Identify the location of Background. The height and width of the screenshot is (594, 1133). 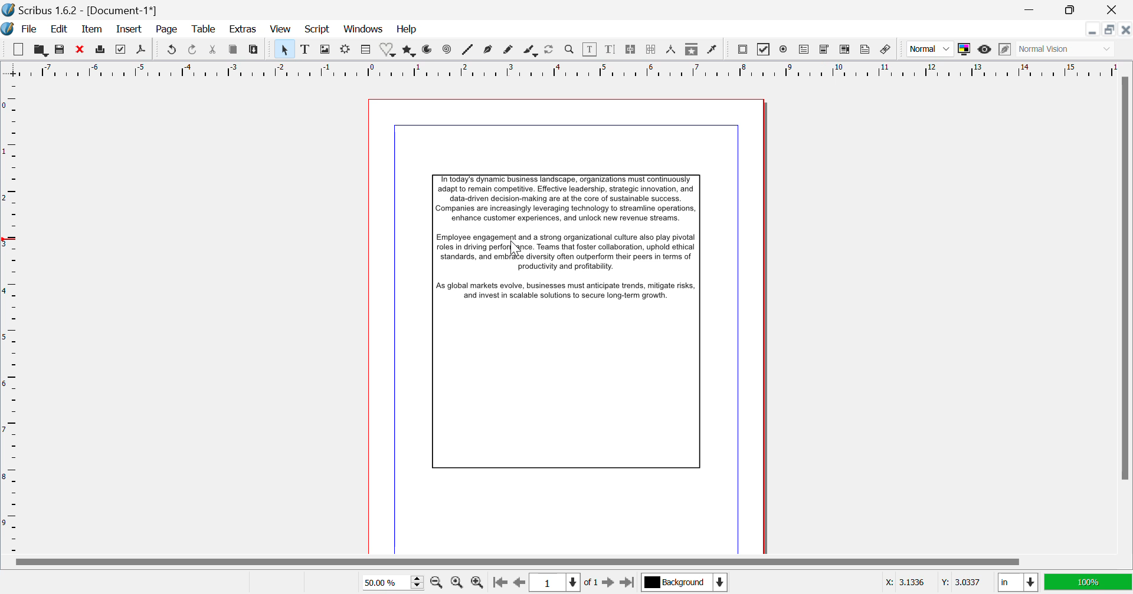
(683, 582).